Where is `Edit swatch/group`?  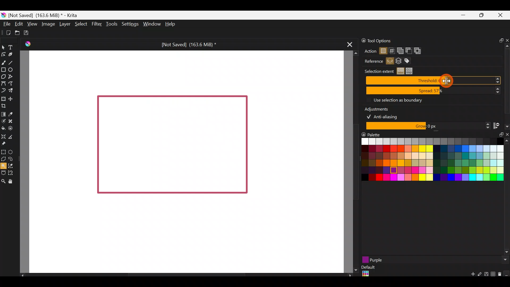 Edit swatch/group is located at coordinates (480, 276).